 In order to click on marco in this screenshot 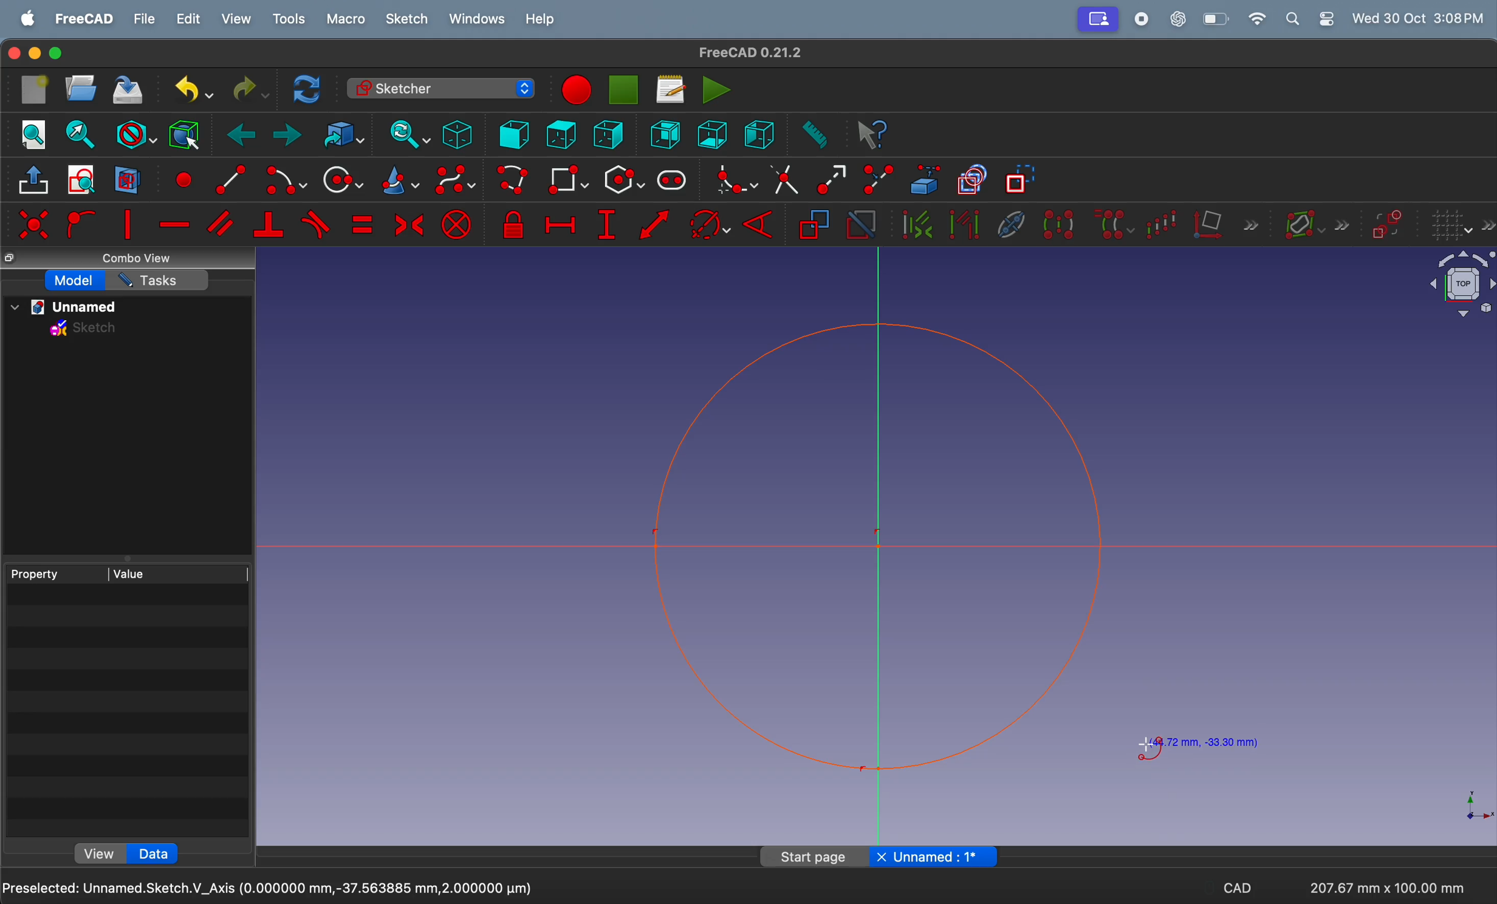, I will do `click(348, 21)`.